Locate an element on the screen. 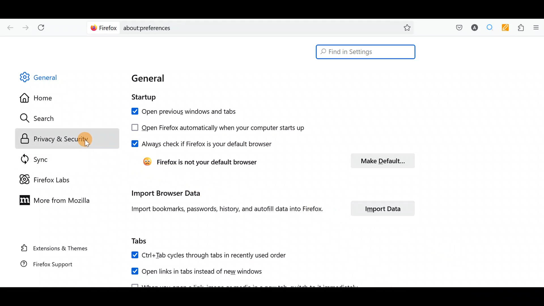 This screenshot has width=544, height=306. Search icon is located at coordinates (43, 118).